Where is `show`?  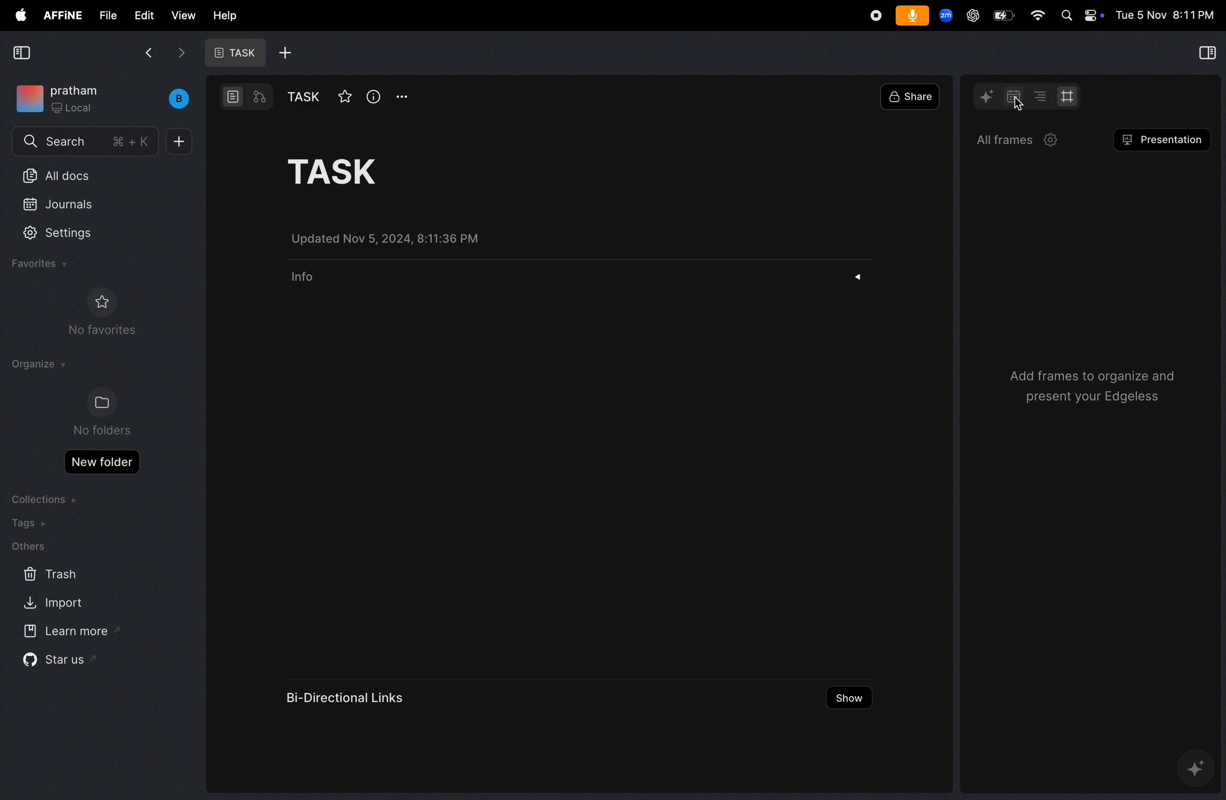 show is located at coordinates (848, 699).